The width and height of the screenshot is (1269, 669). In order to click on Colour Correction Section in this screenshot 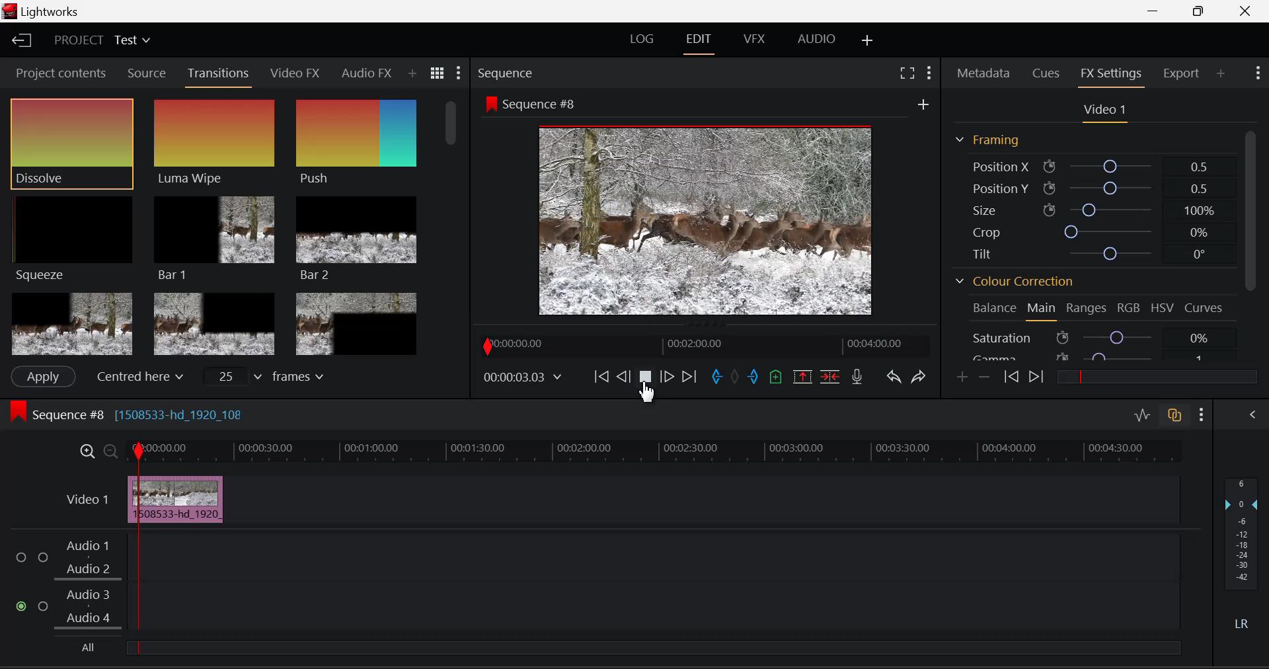, I will do `click(1015, 282)`.